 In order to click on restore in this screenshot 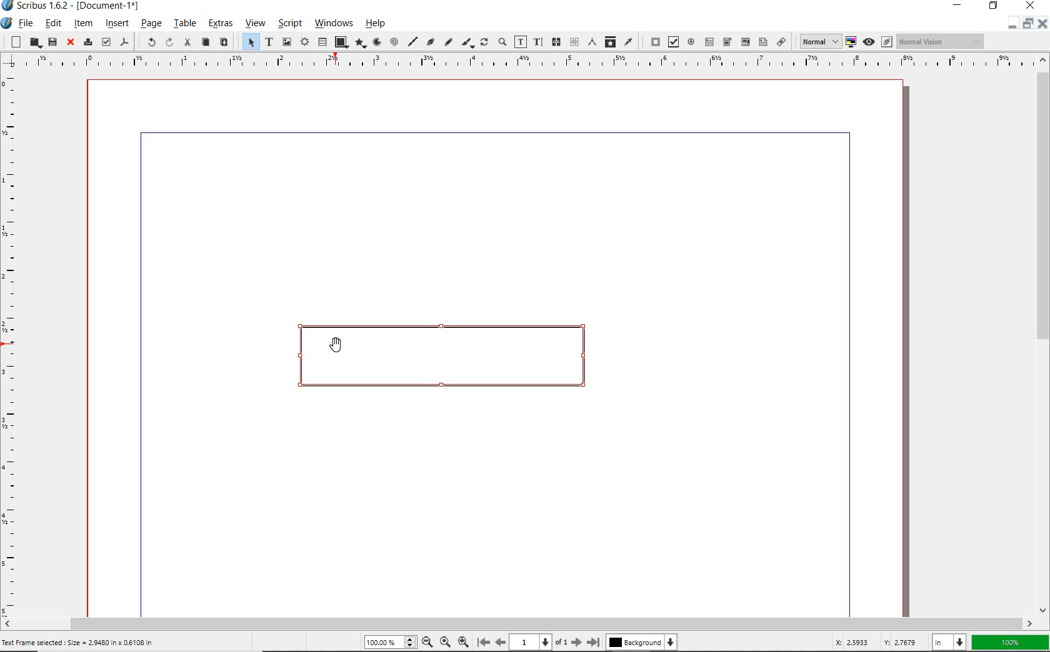, I will do `click(995, 7)`.